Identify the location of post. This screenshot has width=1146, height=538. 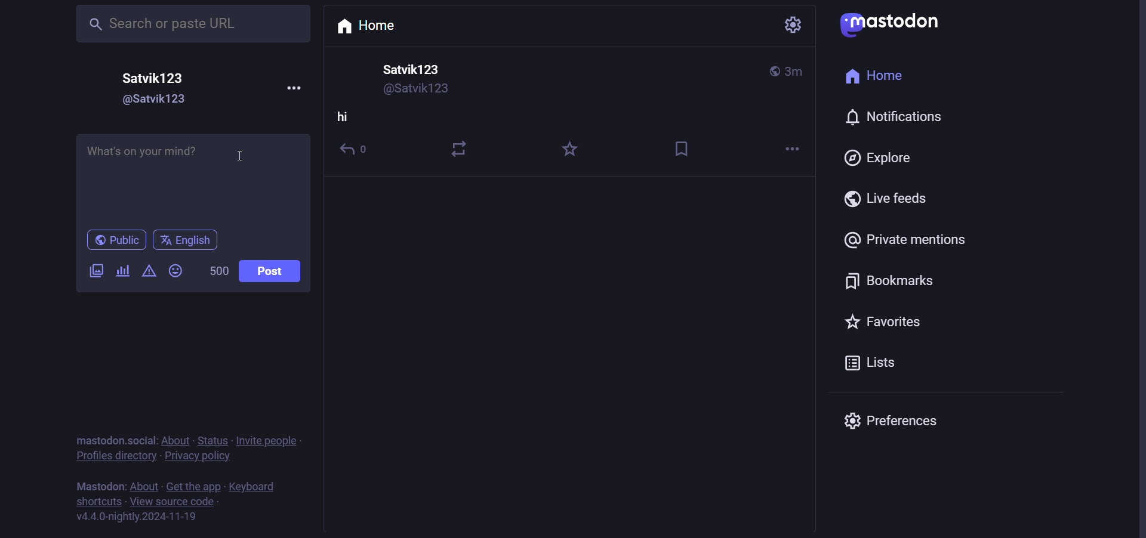
(273, 272).